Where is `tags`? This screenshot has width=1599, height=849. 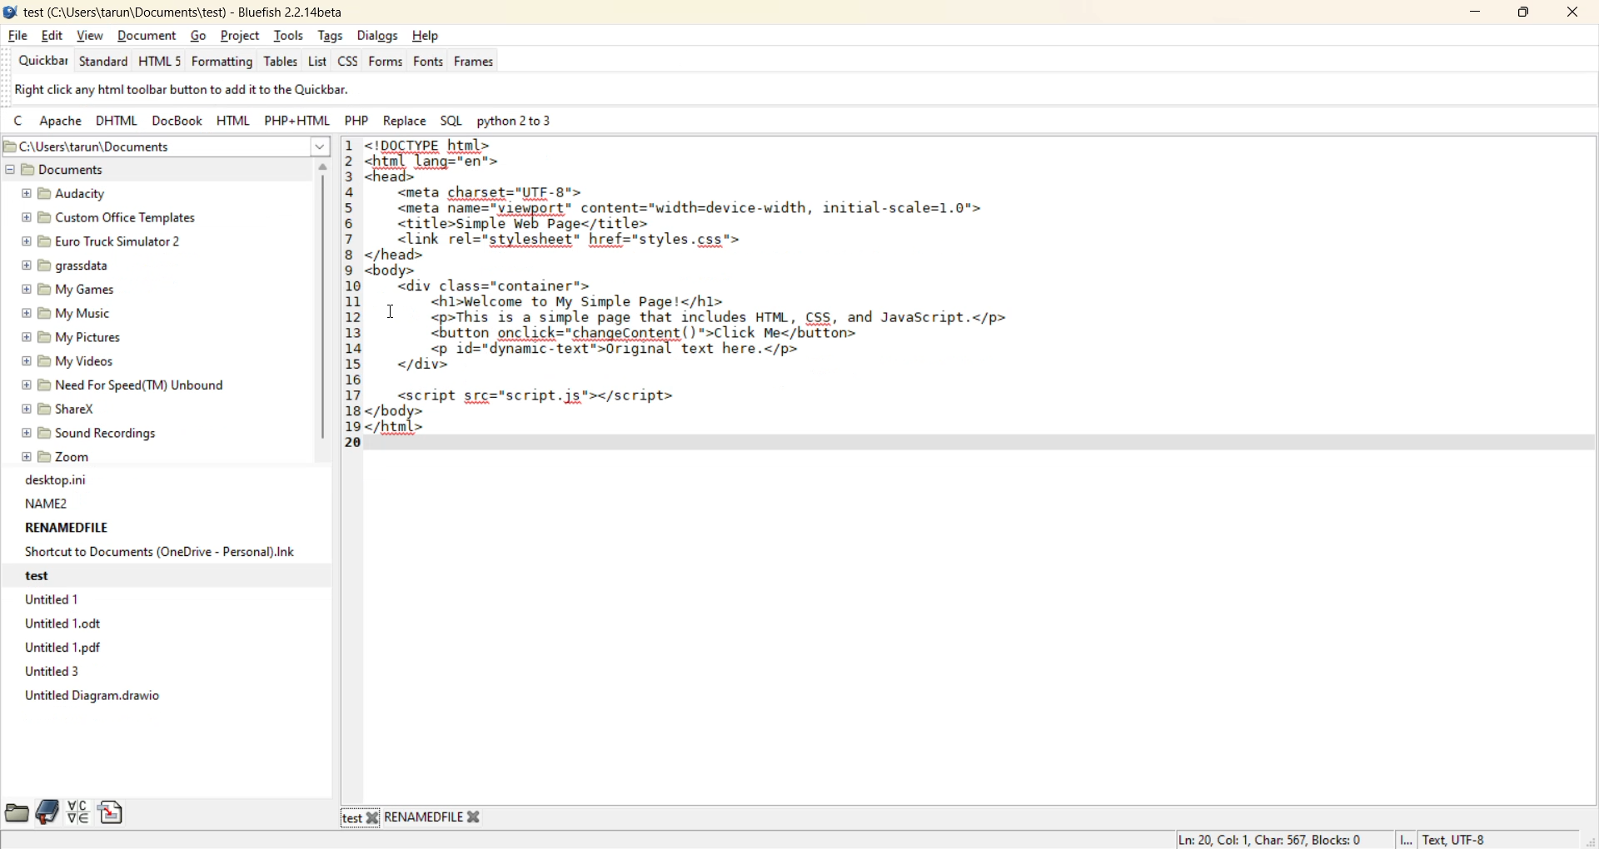 tags is located at coordinates (333, 37).